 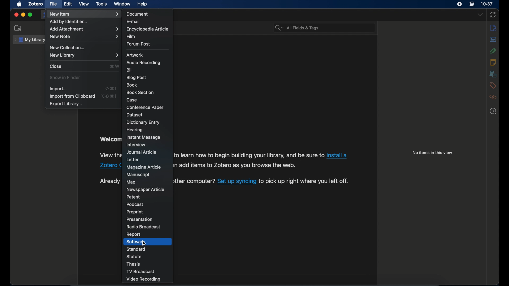 I want to click on late, so click(x=493, y=111).